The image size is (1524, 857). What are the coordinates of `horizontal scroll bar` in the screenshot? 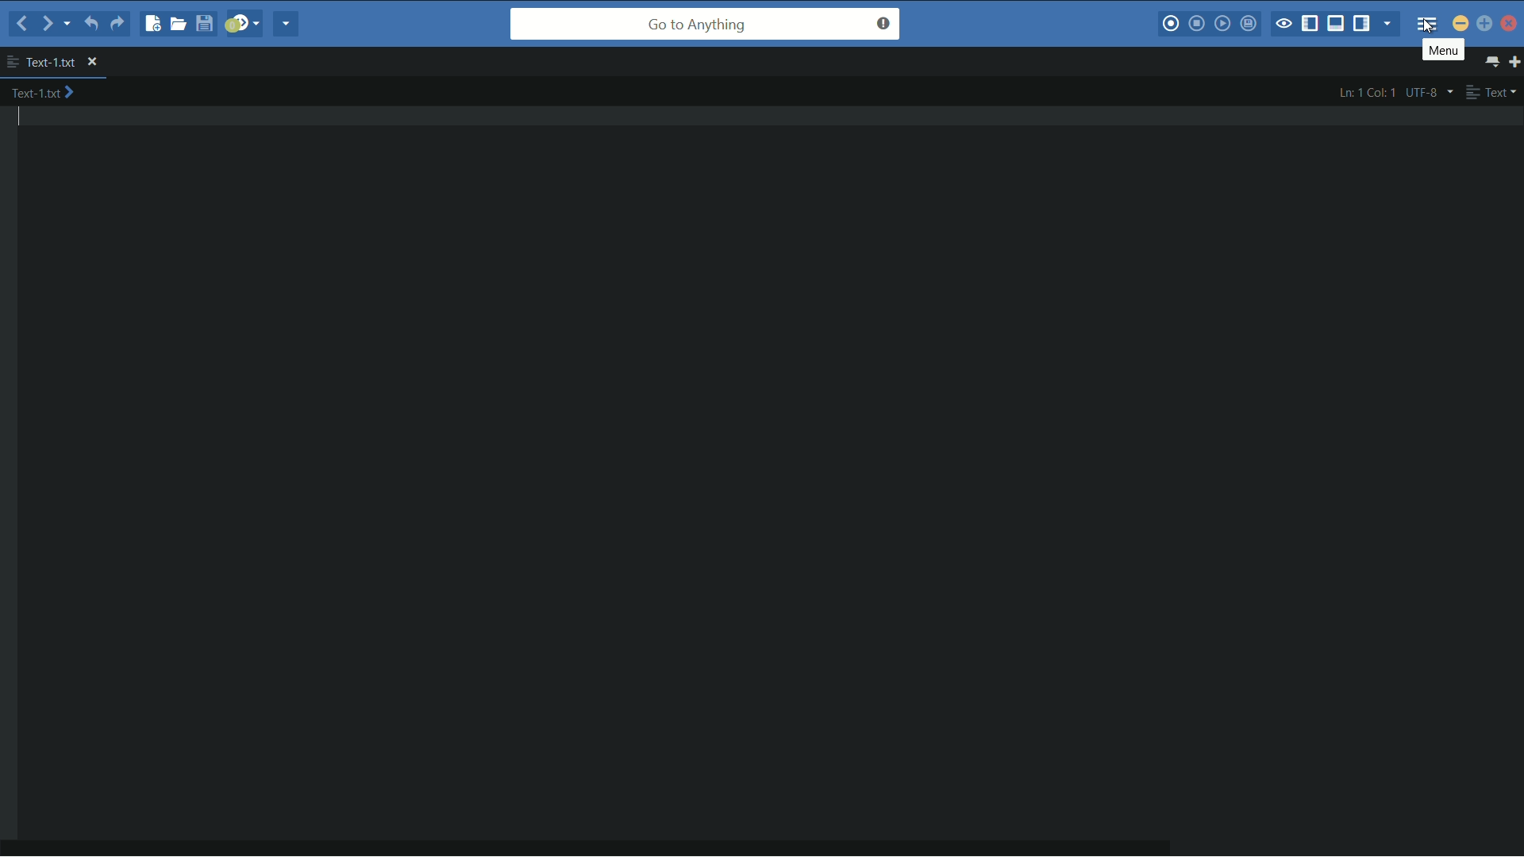 It's located at (568, 843).